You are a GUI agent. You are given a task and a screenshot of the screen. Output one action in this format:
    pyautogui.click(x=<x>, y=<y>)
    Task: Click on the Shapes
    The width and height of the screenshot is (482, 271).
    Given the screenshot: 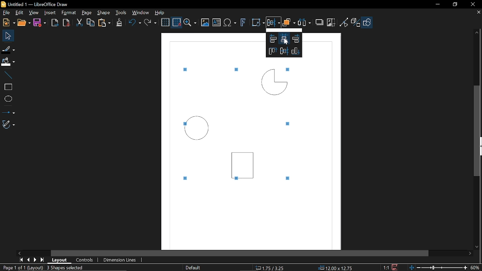 What is the action you would take?
    pyautogui.click(x=368, y=23)
    